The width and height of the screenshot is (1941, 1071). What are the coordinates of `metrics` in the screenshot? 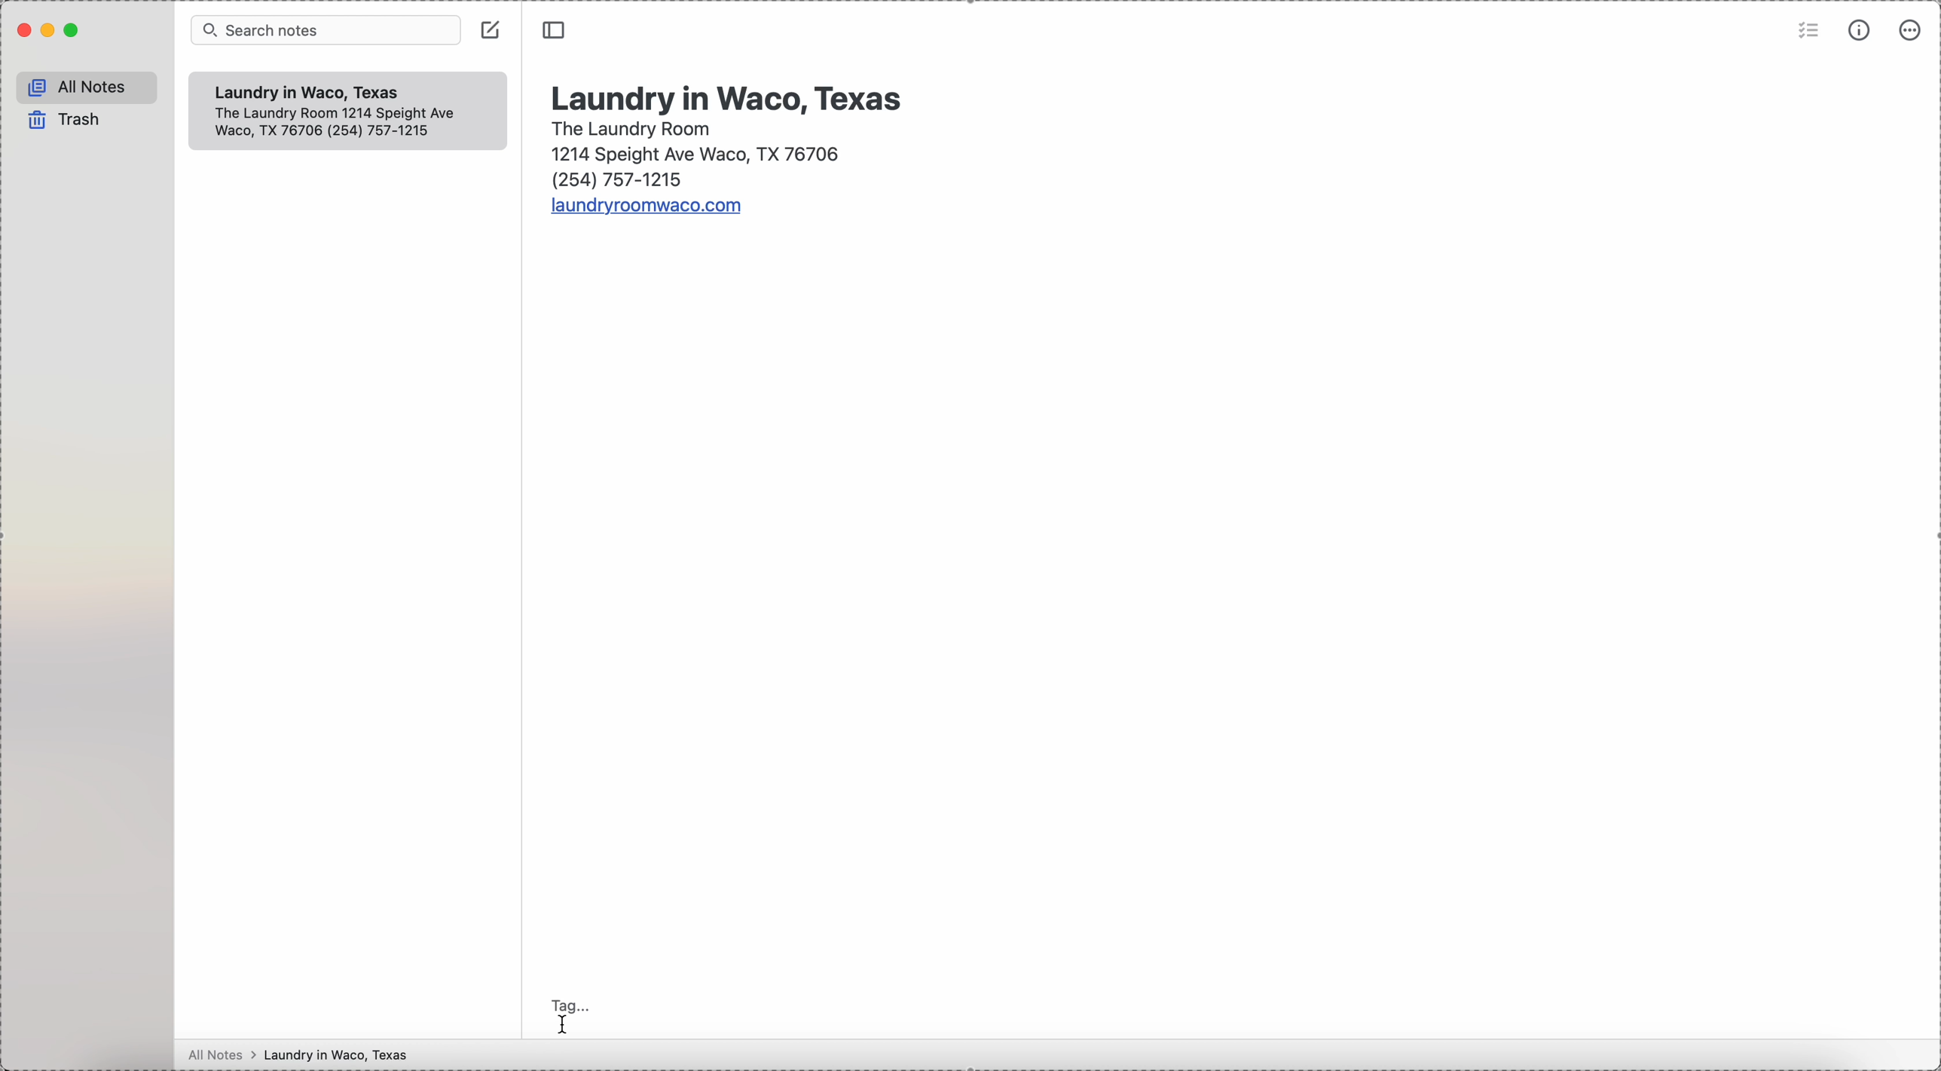 It's located at (1861, 30).